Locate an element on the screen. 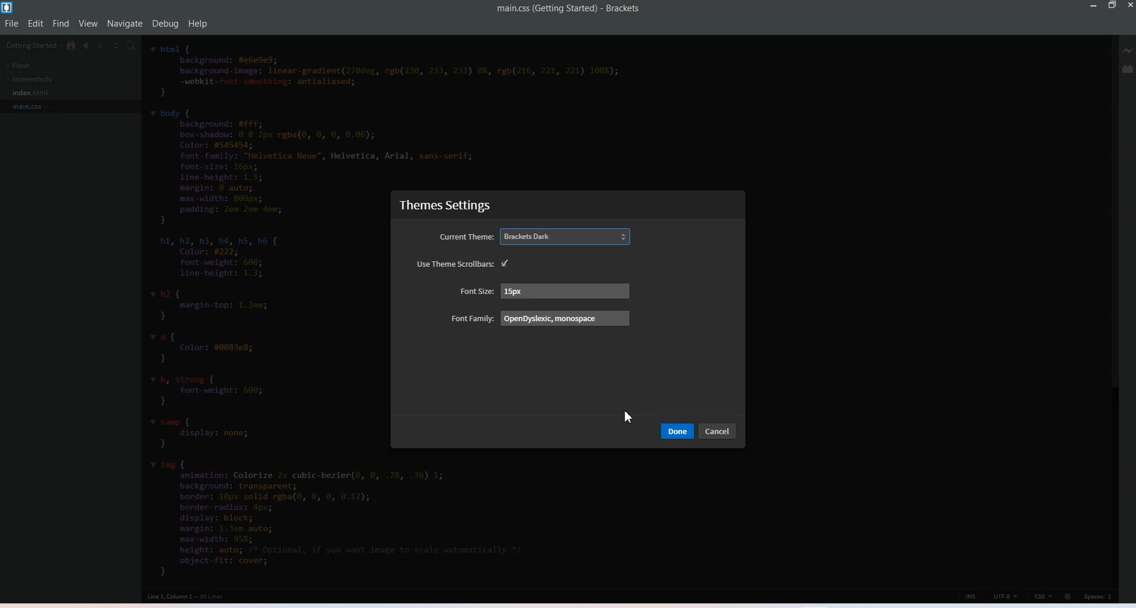  UTF-8 is located at coordinates (1006, 596).